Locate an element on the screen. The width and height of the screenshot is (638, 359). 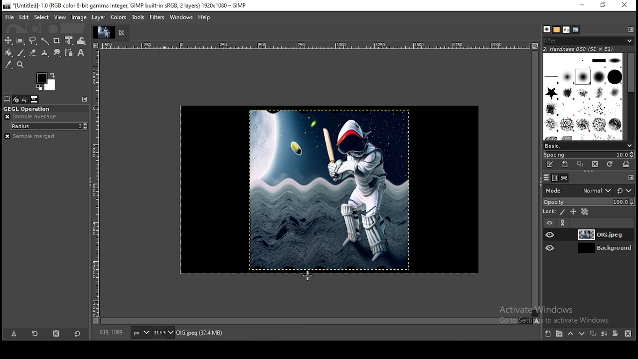
move tool is located at coordinates (9, 41).